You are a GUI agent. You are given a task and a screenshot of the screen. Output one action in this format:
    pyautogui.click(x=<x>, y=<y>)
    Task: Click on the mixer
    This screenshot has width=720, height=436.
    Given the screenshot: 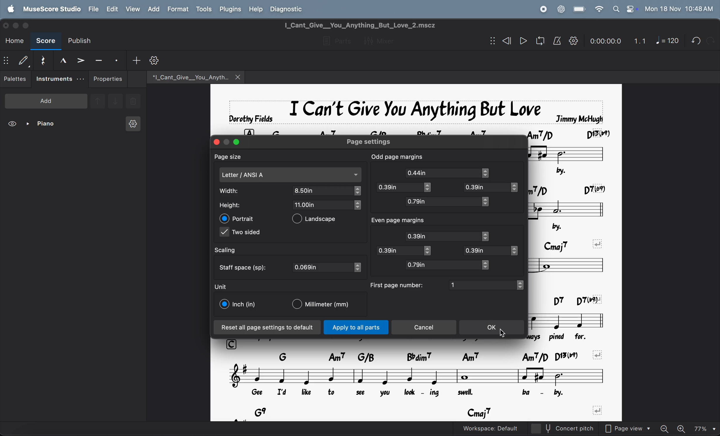 What is the action you would take?
    pyautogui.click(x=383, y=40)
    